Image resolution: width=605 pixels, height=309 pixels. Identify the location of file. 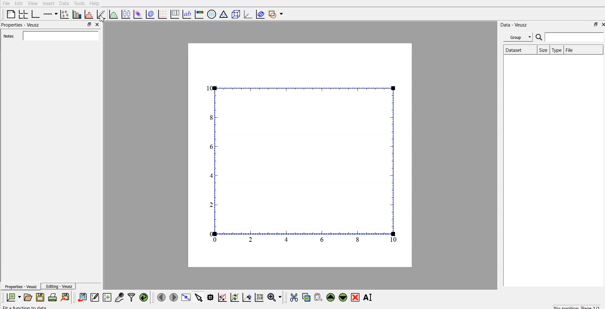
(582, 50).